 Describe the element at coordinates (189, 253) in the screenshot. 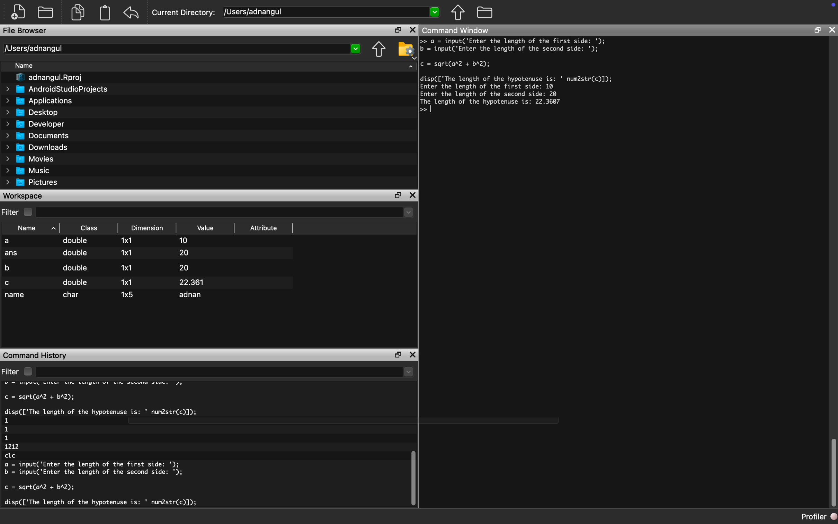

I see `20` at that location.